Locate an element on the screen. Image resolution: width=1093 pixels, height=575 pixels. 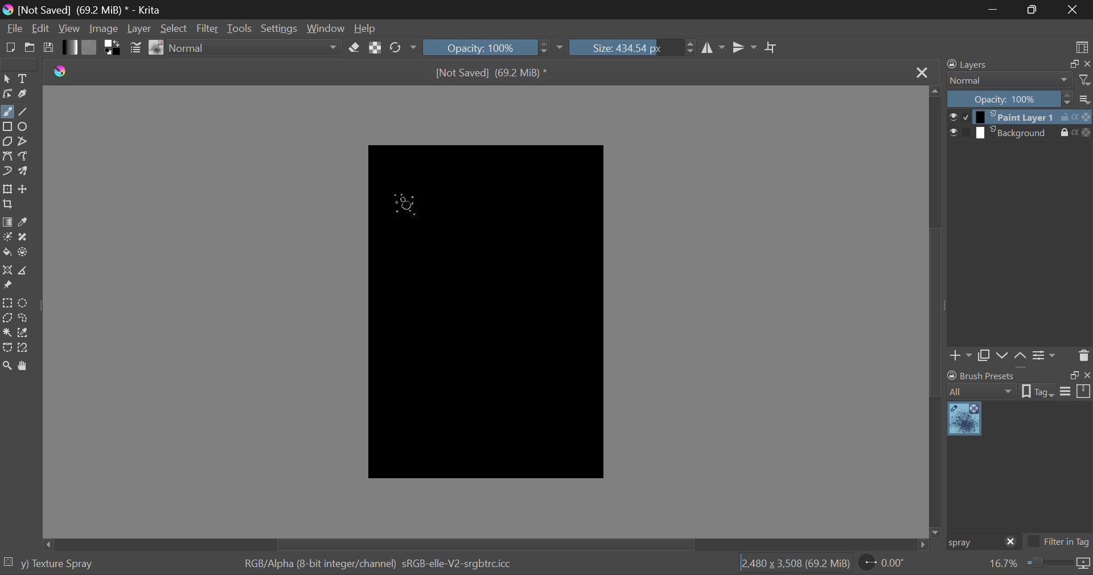
Settings is located at coordinates (282, 27).